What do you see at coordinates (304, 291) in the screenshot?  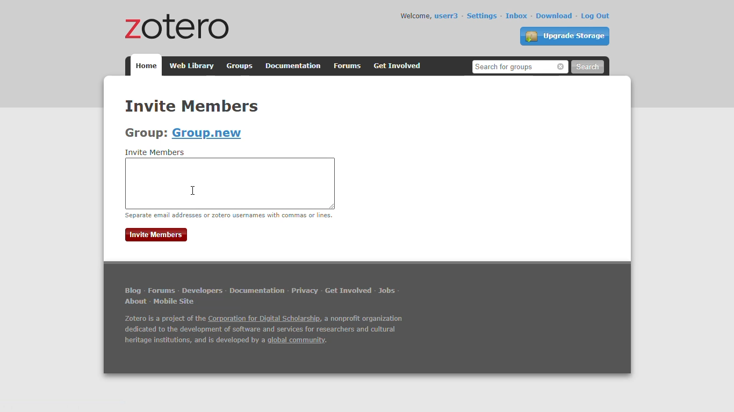 I see `privacy` at bounding box center [304, 291].